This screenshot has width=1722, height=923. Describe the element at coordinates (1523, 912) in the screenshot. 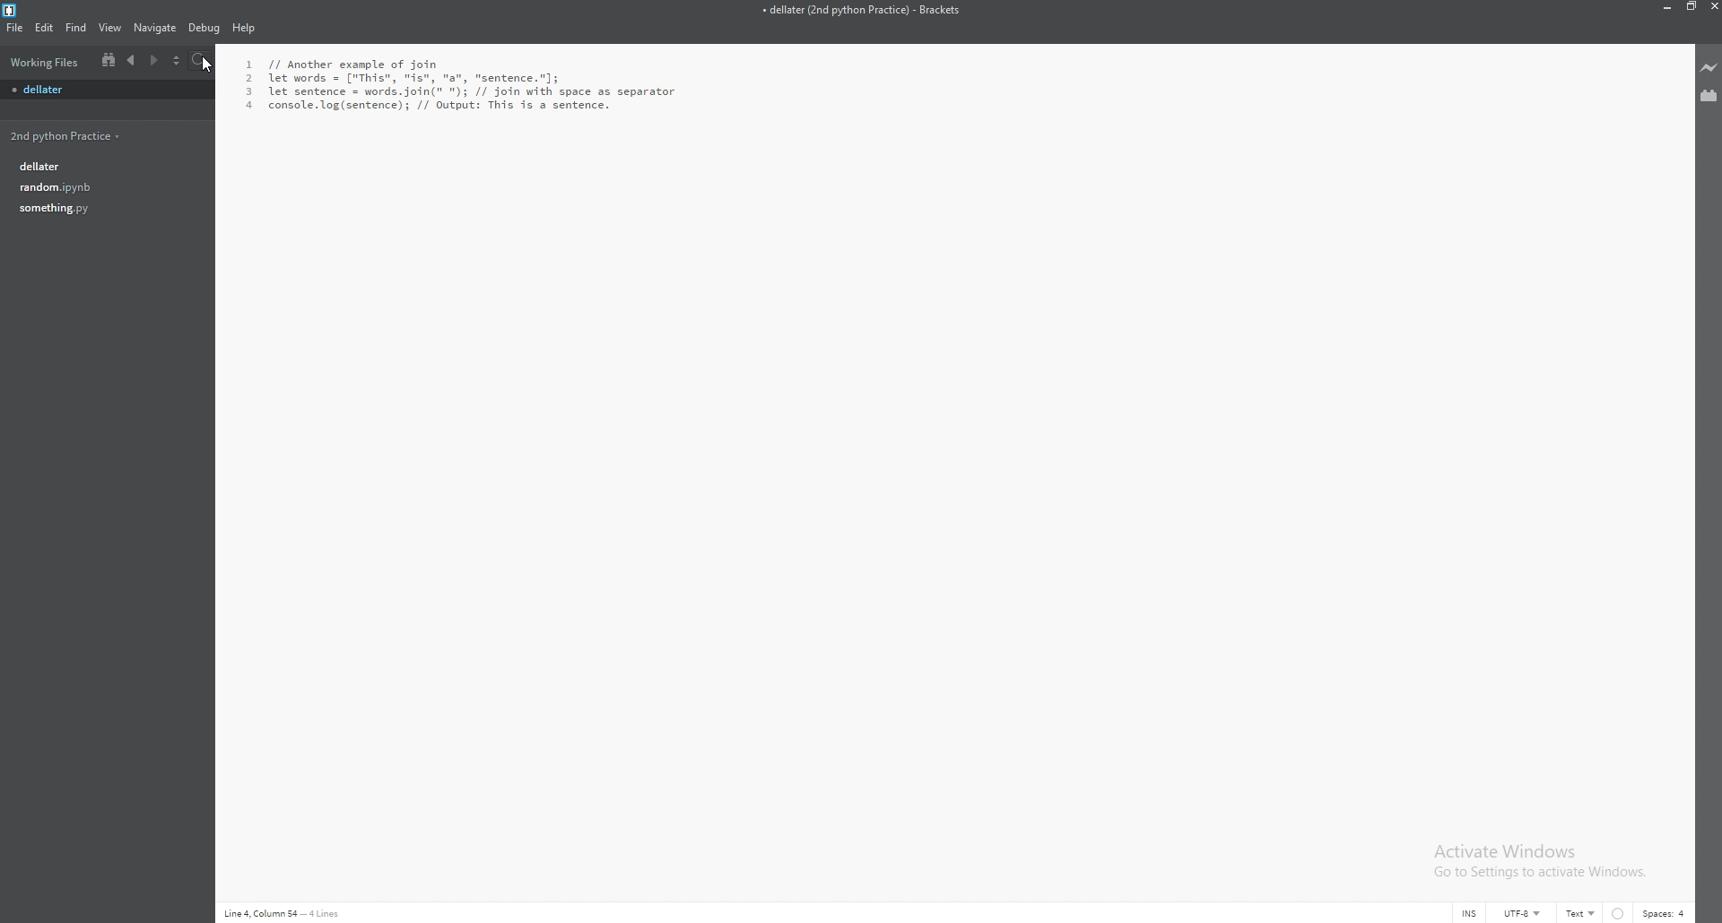

I see `encoding` at that location.